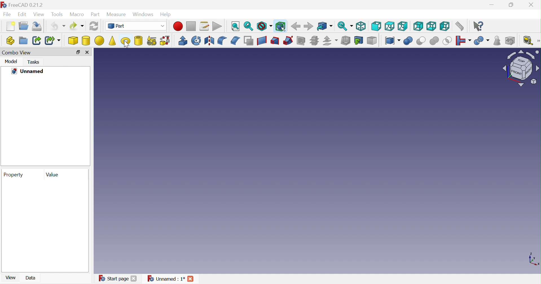 This screenshot has height=284, width=541. I want to click on Close, so click(87, 52).